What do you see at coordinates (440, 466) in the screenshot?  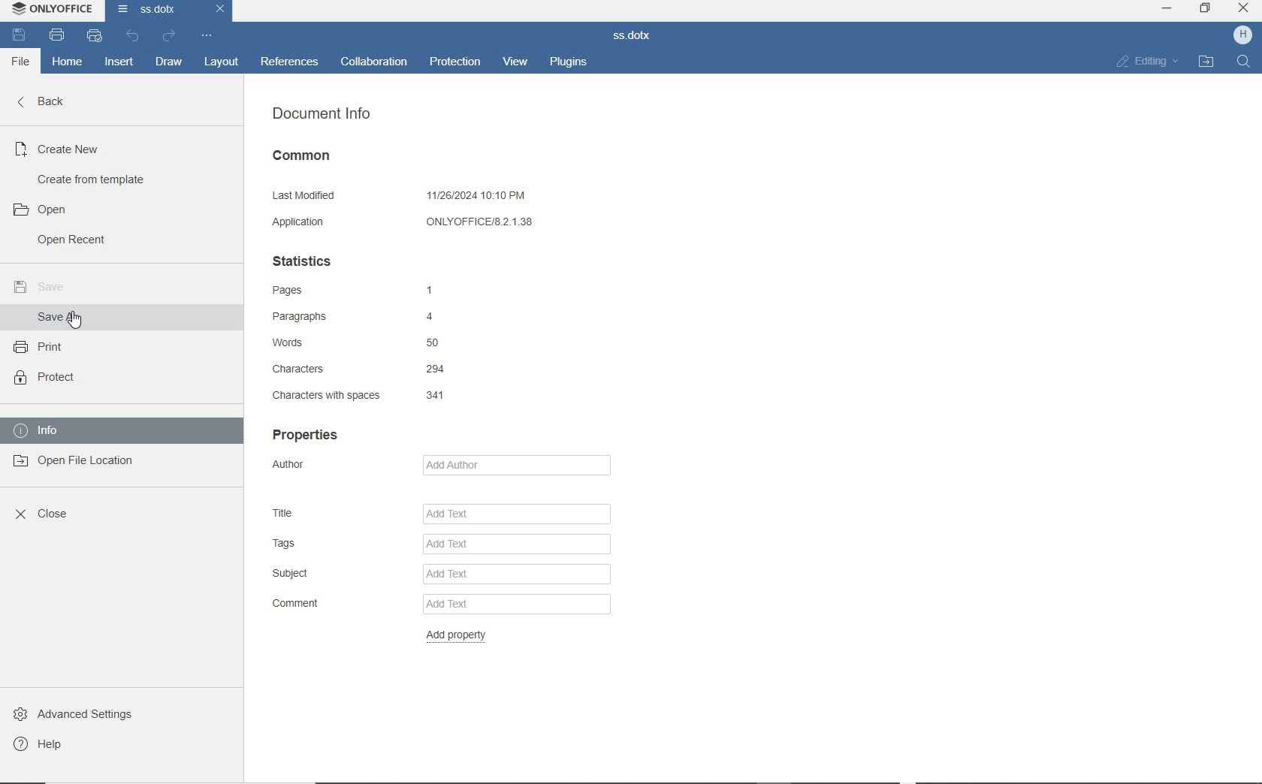 I see `AUTHOR` at bounding box center [440, 466].